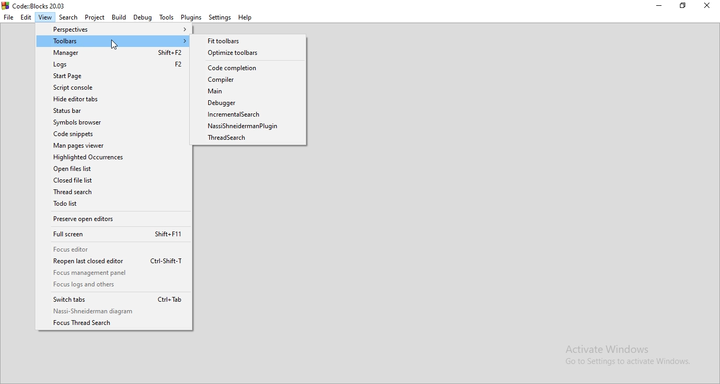  I want to click on Help, so click(246, 17).